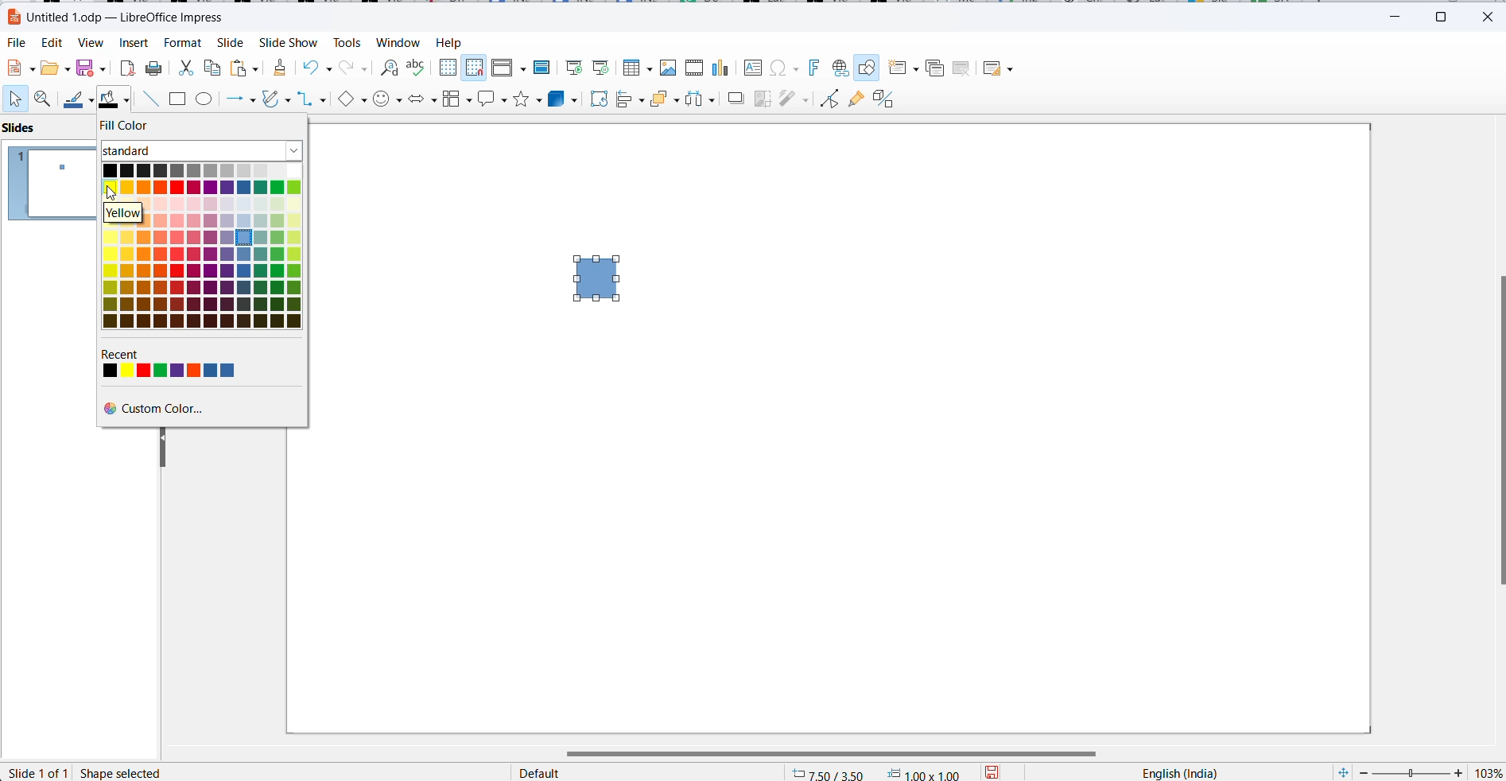 This screenshot has width=1506, height=781. I want to click on copy, so click(214, 68).